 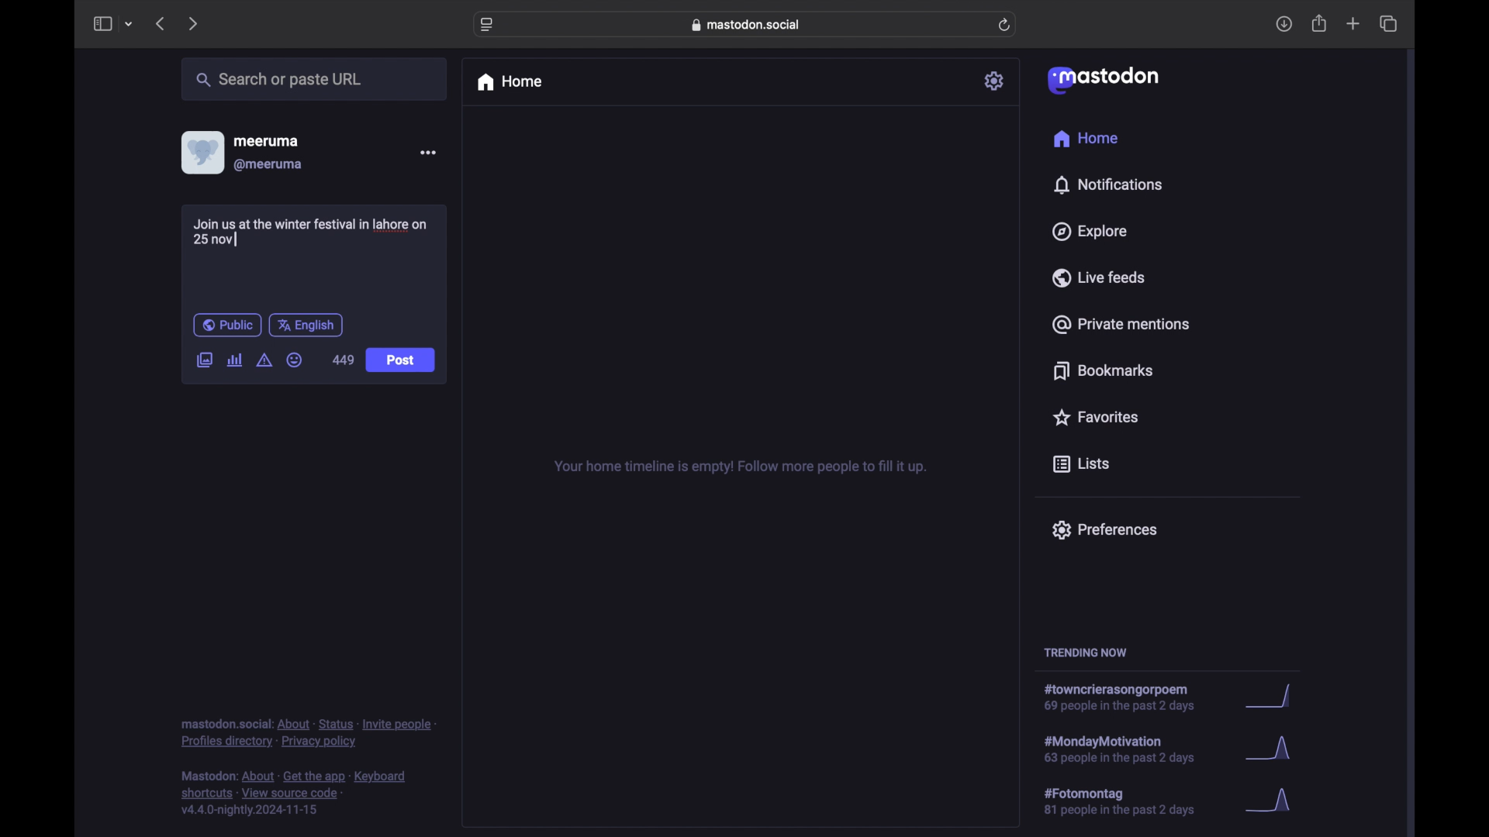 What do you see at coordinates (226, 325) in the screenshot?
I see `public` at bounding box center [226, 325].